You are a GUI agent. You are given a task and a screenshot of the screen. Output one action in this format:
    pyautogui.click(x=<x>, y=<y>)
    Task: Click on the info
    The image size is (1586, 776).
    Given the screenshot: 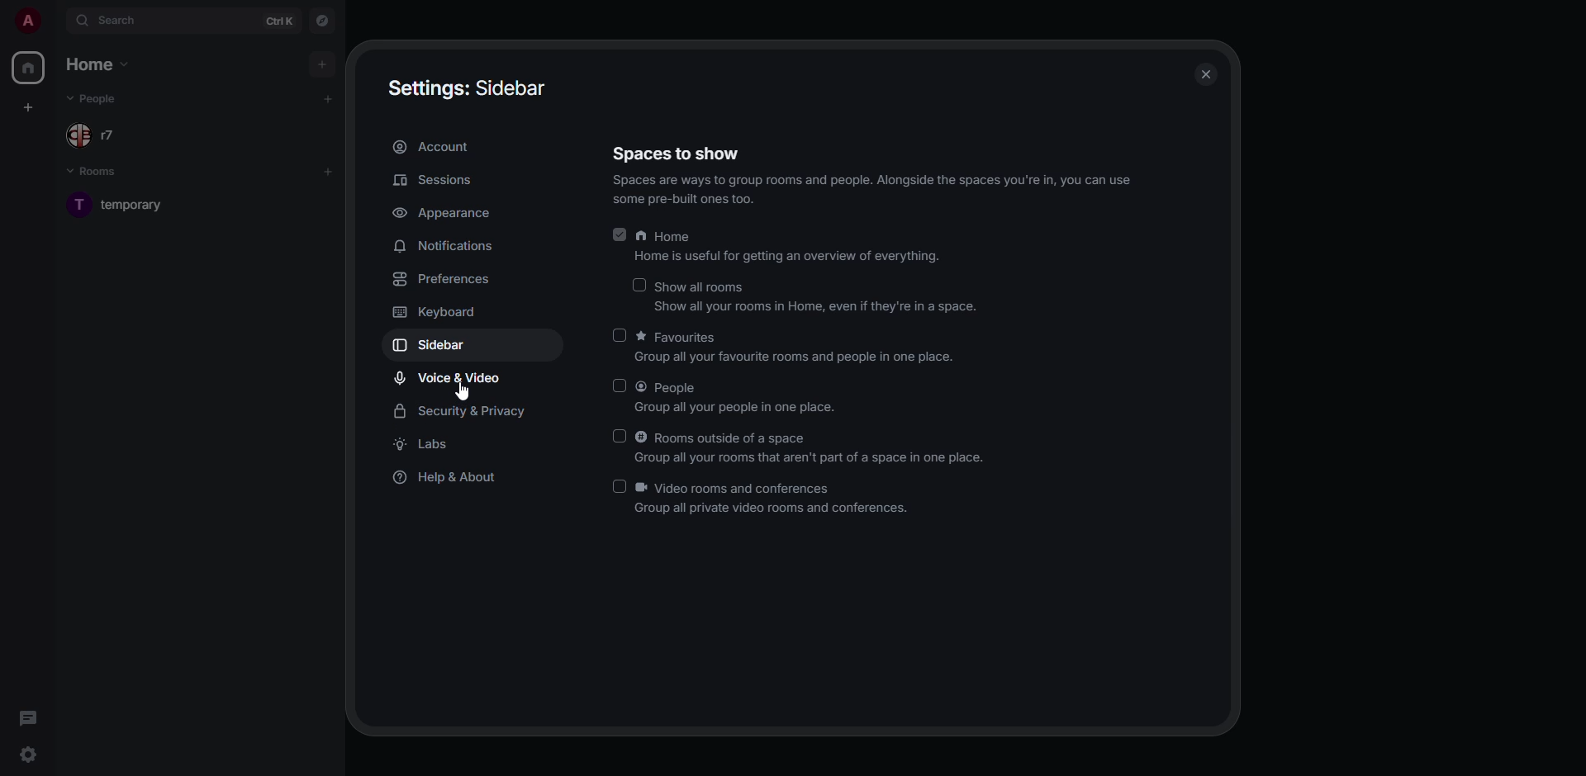 What is the action you would take?
    pyautogui.click(x=879, y=189)
    